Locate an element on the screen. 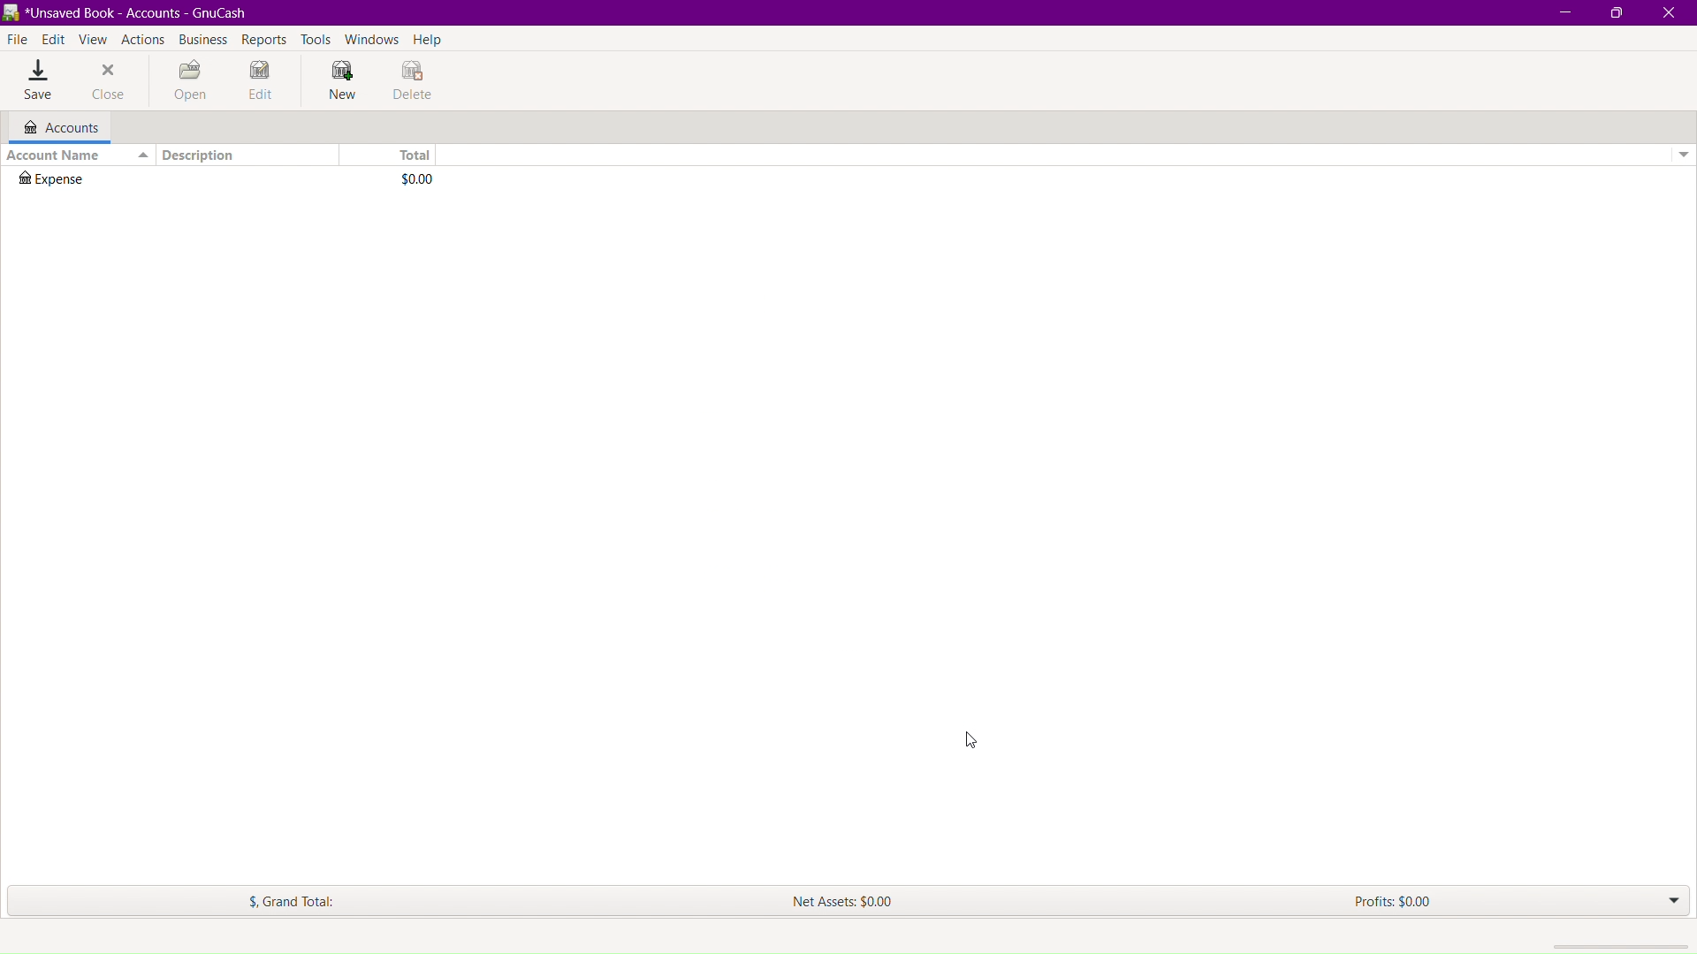 The height and width of the screenshot is (954, 1697). Open is located at coordinates (190, 82).